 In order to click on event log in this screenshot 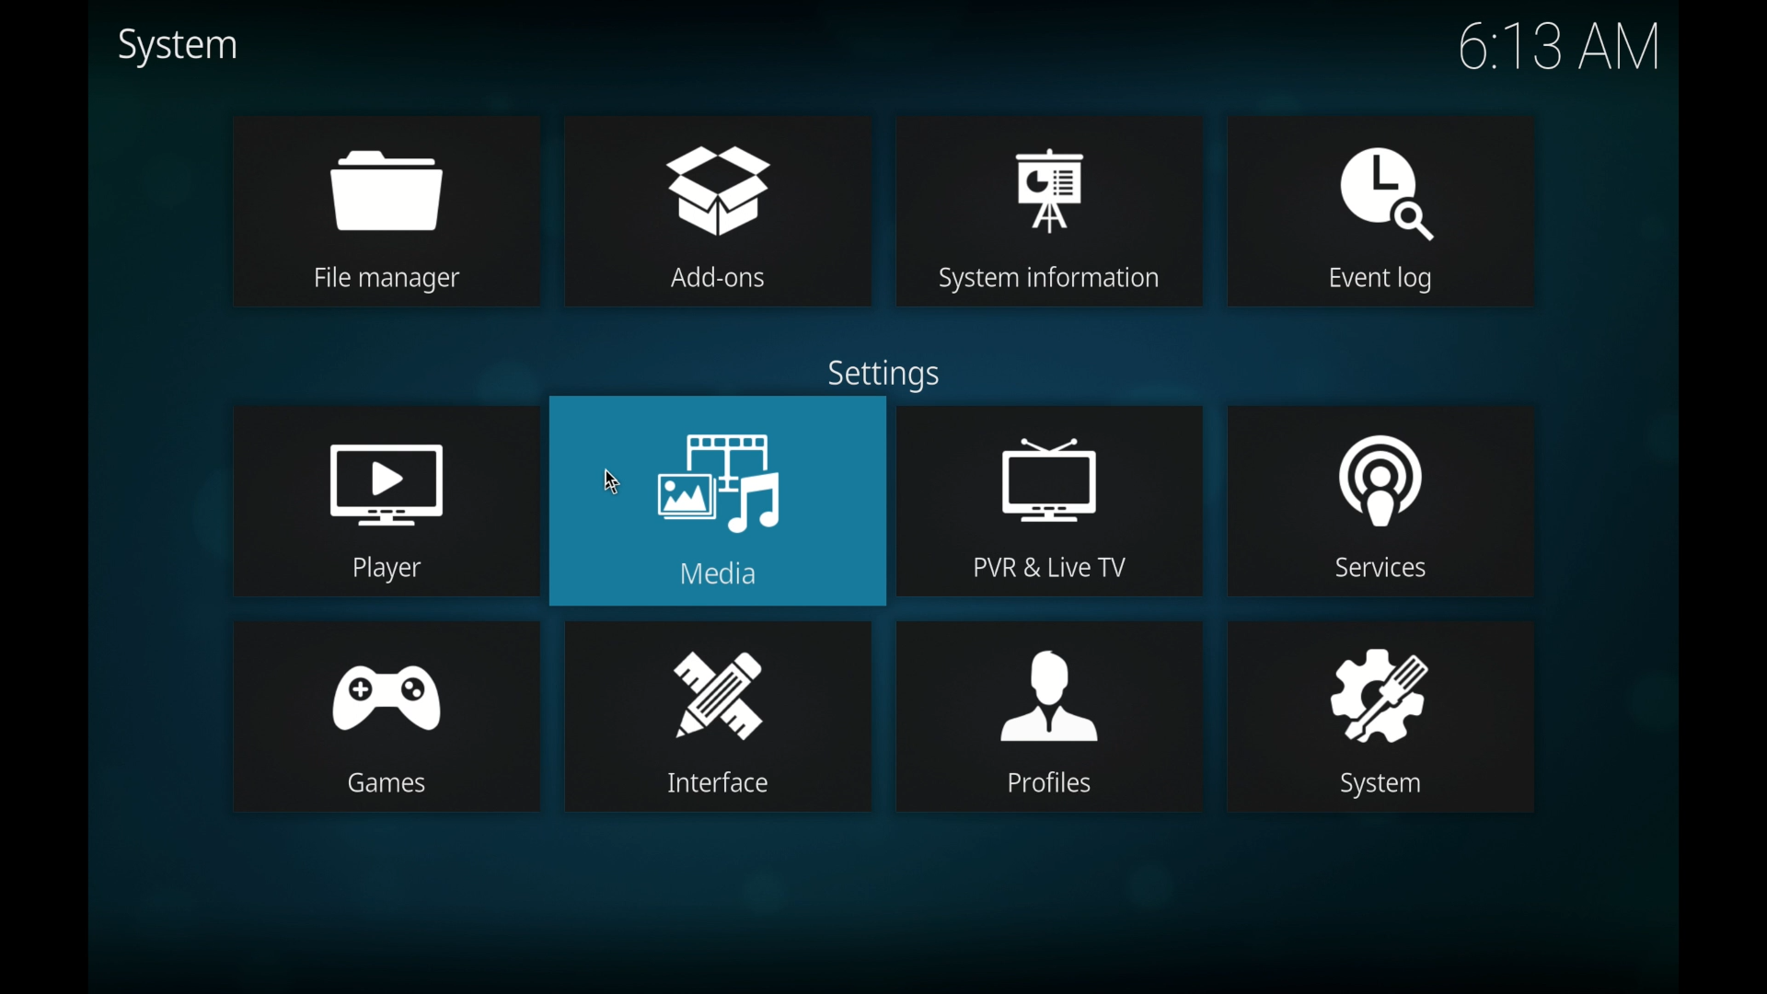, I will do `click(1384, 211)`.